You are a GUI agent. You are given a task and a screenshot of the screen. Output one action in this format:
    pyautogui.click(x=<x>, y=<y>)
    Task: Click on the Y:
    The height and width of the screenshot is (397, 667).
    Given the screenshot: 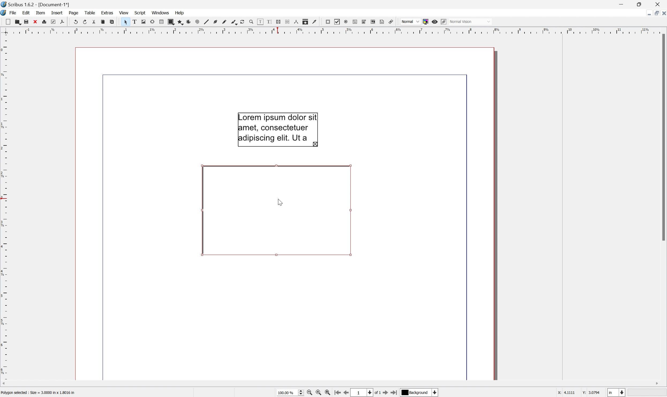 What is the action you would take?
    pyautogui.click(x=585, y=393)
    